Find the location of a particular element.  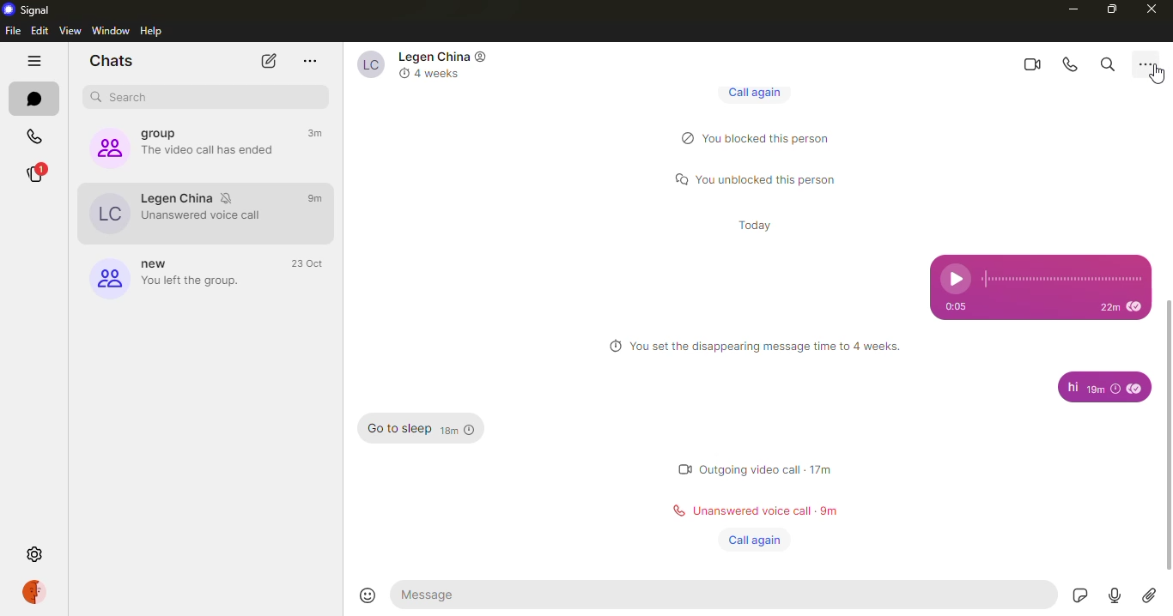

time is located at coordinates (956, 307).